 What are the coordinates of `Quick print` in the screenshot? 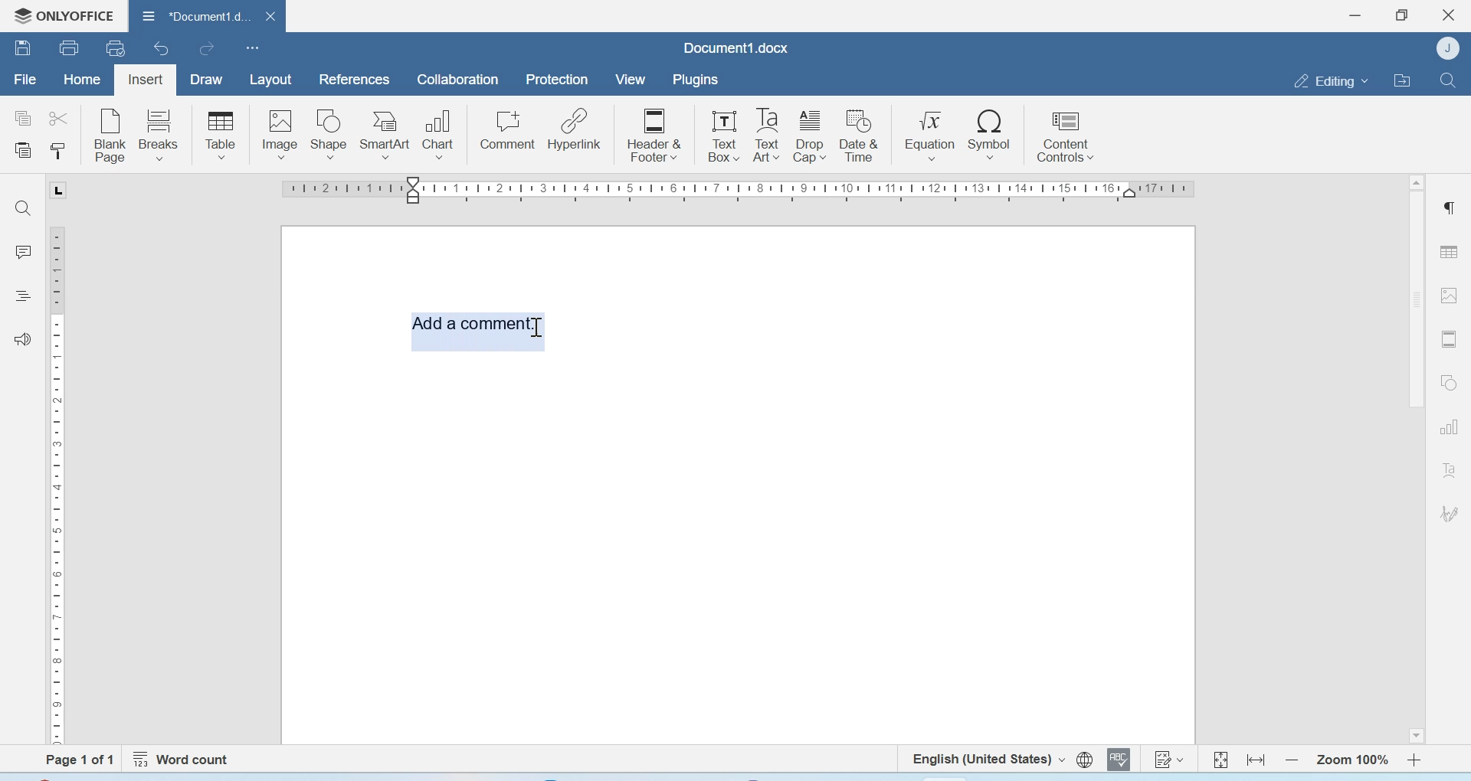 It's located at (116, 47).